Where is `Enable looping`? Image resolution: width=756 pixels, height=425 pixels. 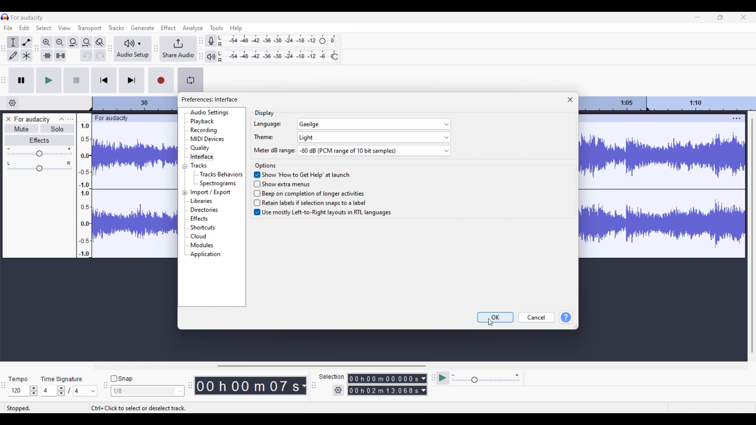 Enable looping is located at coordinates (191, 80).